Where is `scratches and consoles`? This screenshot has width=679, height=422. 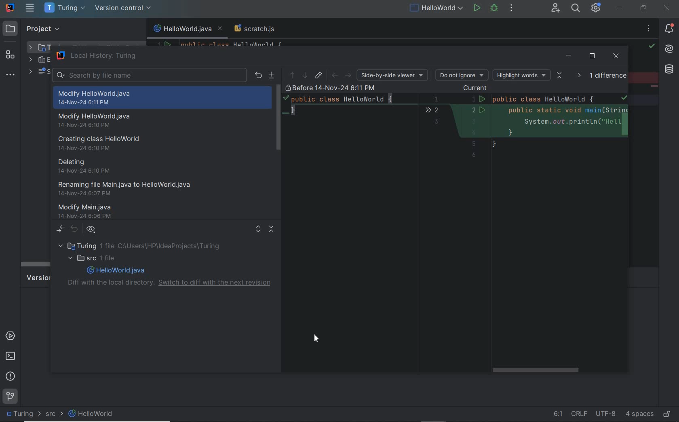 scratches and consoles is located at coordinates (38, 72).